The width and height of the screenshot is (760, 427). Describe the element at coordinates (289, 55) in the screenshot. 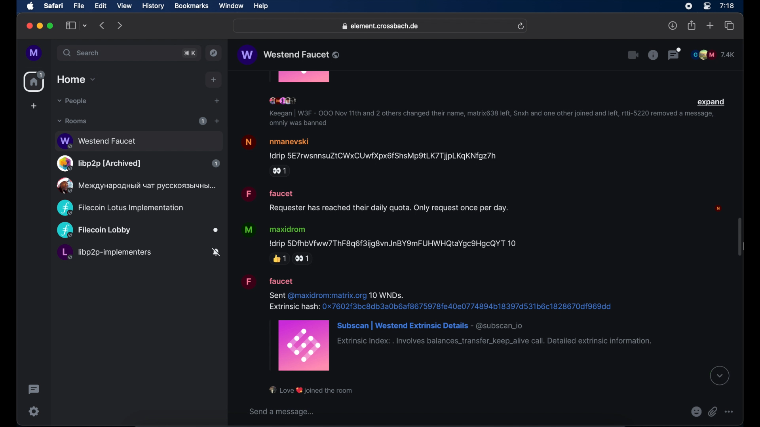

I see `public room name` at that location.